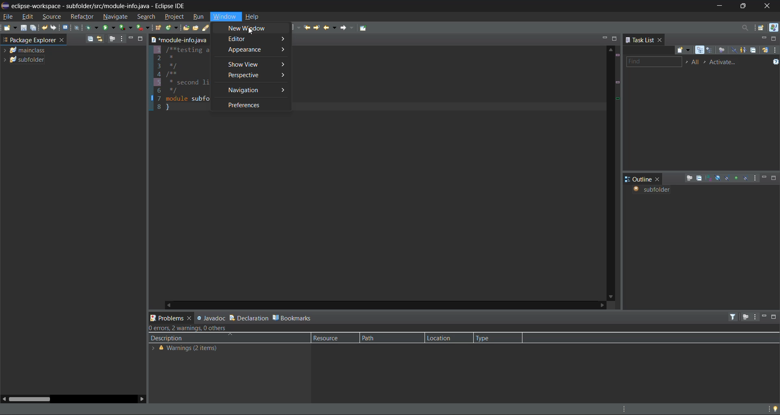 The height and width of the screenshot is (415, 780). Describe the element at coordinates (617, 96) in the screenshot. I see `data markers` at that location.